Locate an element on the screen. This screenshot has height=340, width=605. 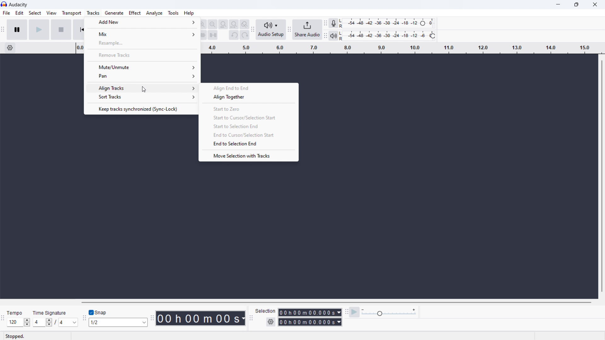
recording meter is located at coordinates (334, 23).